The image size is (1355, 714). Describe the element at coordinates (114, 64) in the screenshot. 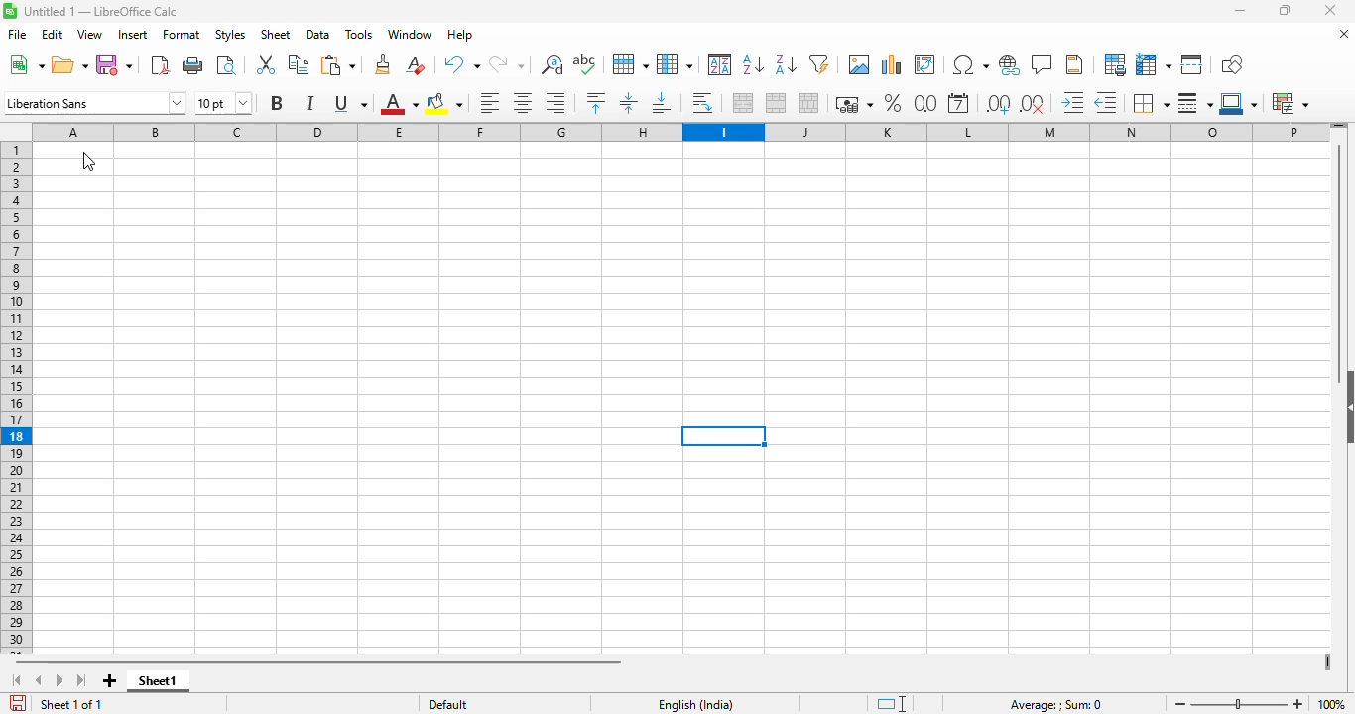

I see `save` at that location.